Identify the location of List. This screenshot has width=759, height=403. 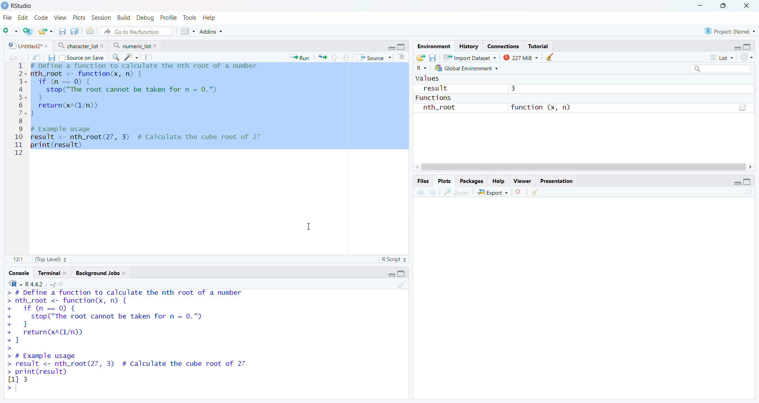
(721, 57).